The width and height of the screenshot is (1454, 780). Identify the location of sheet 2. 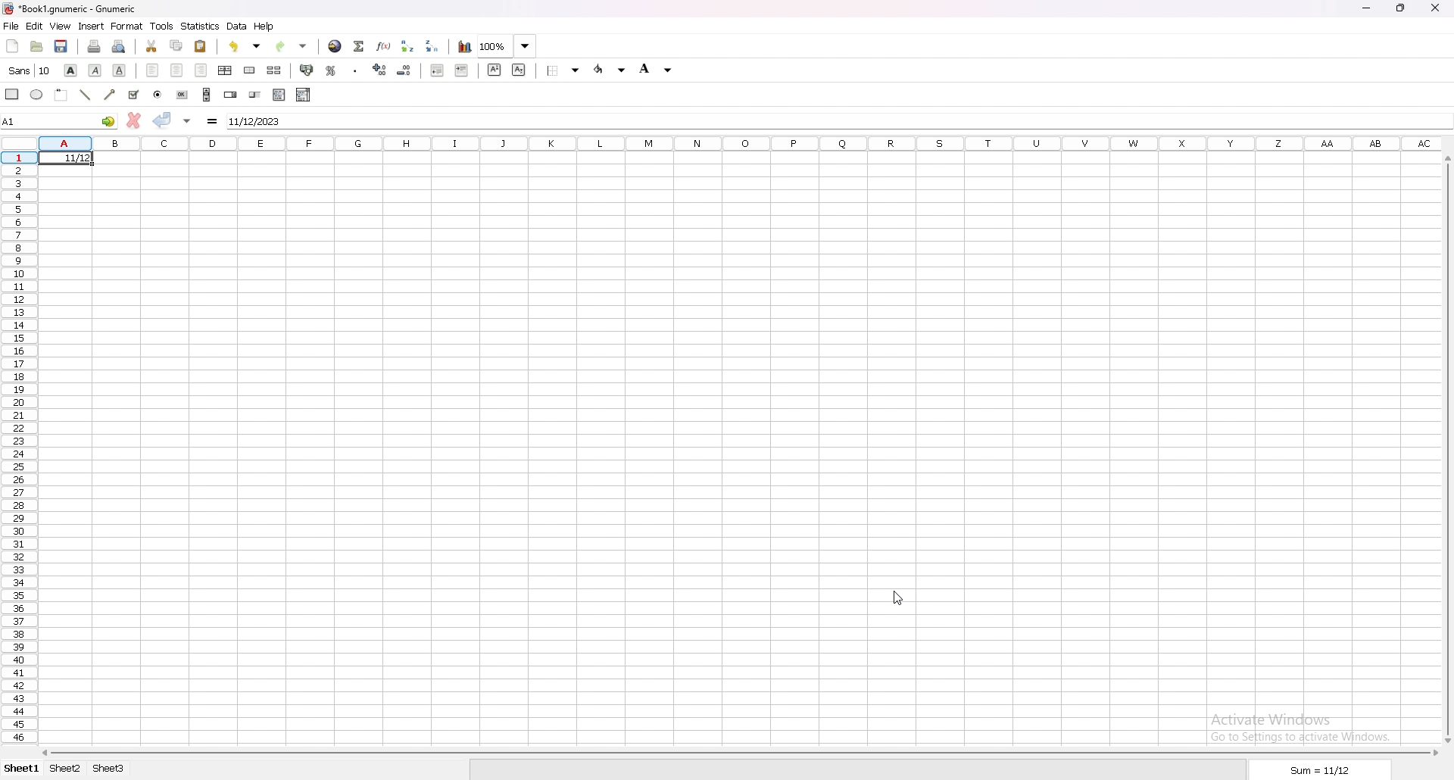
(64, 769).